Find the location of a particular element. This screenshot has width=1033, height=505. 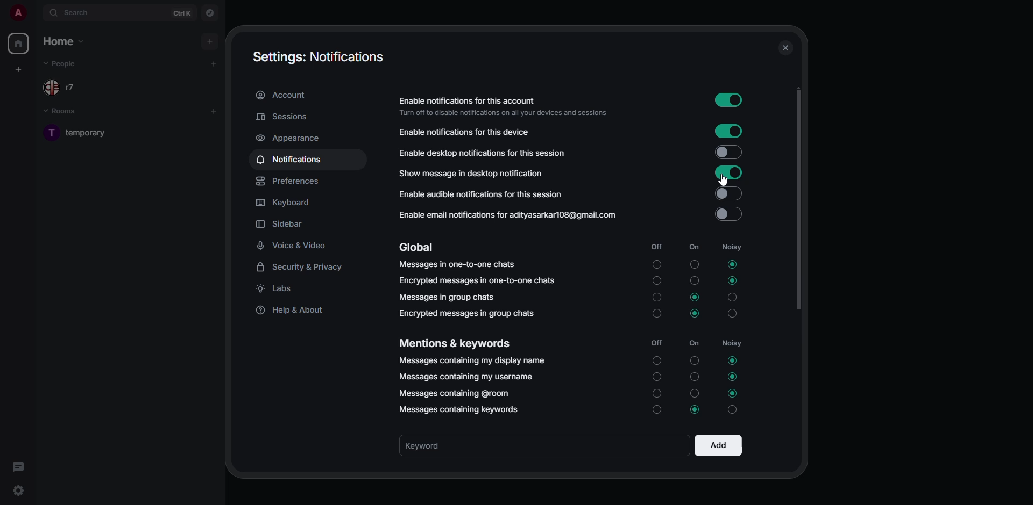

Off Unselected is located at coordinates (657, 393).